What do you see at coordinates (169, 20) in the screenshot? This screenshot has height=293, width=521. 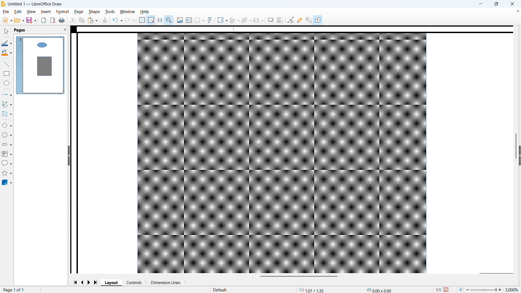 I see `Zoom ` at bounding box center [169, 20].